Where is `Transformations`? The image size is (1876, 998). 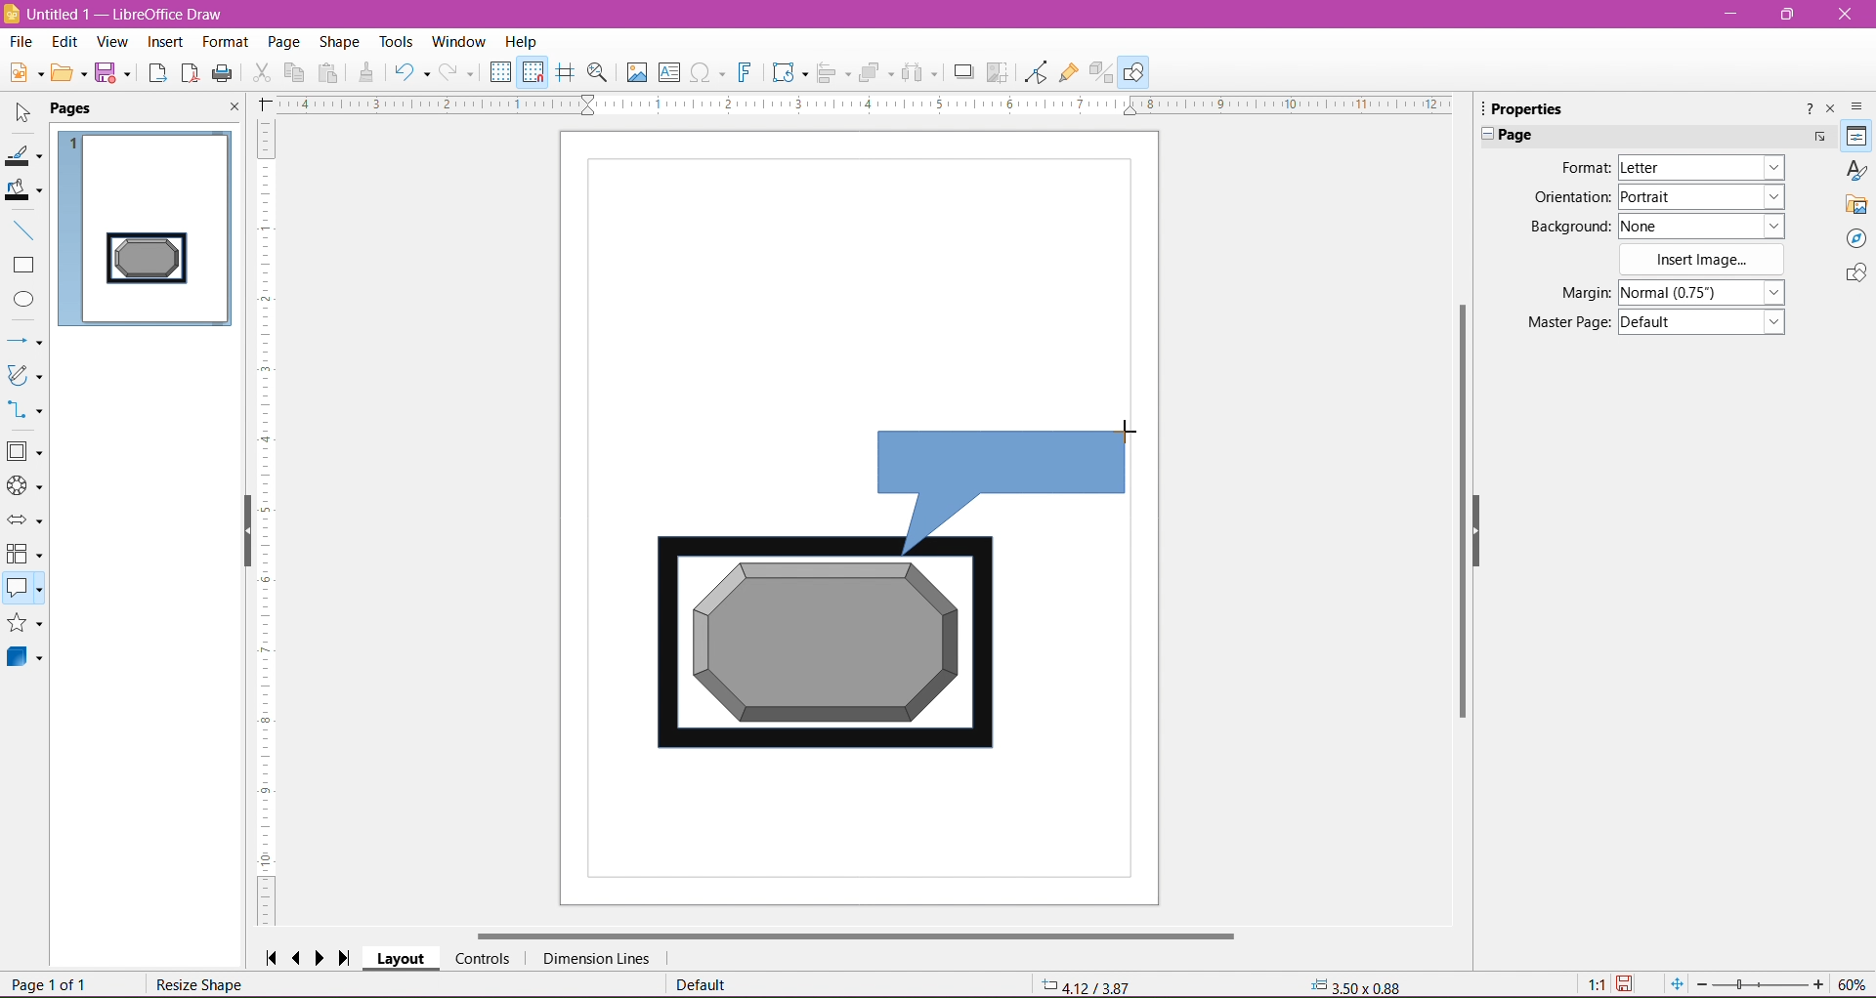 Transformations is located at coordinates (789, 74).